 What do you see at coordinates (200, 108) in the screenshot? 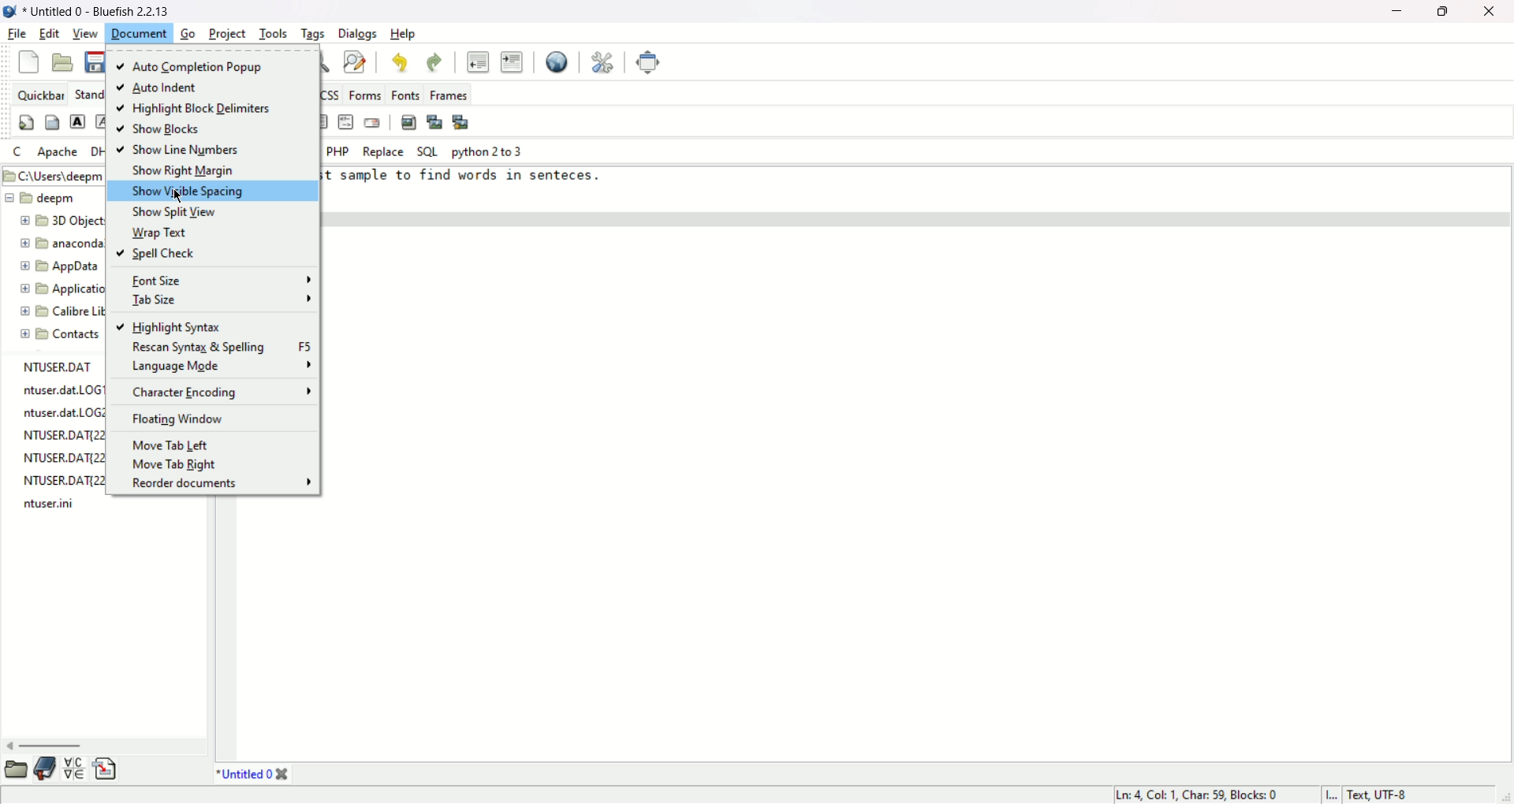
I see `highligh block delimiters` at bounding box center [200, 108].